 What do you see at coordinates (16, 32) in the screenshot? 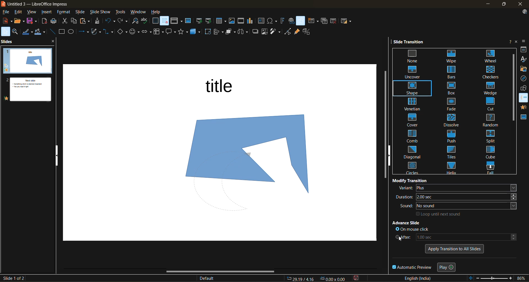
I see `zoom and pan` at bounding box center [16, 32].